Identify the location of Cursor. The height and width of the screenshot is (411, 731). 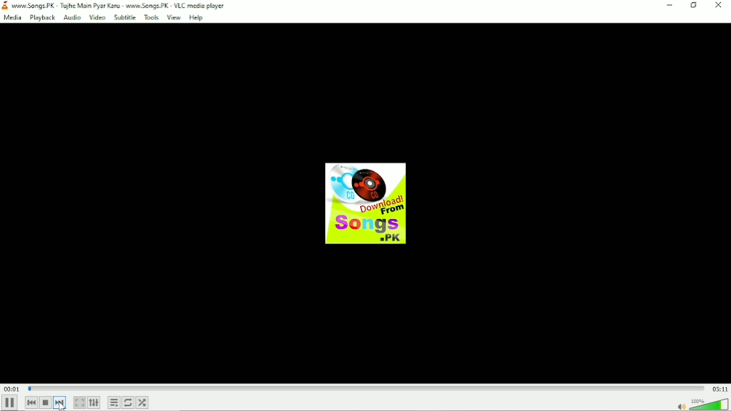
(60, 406).